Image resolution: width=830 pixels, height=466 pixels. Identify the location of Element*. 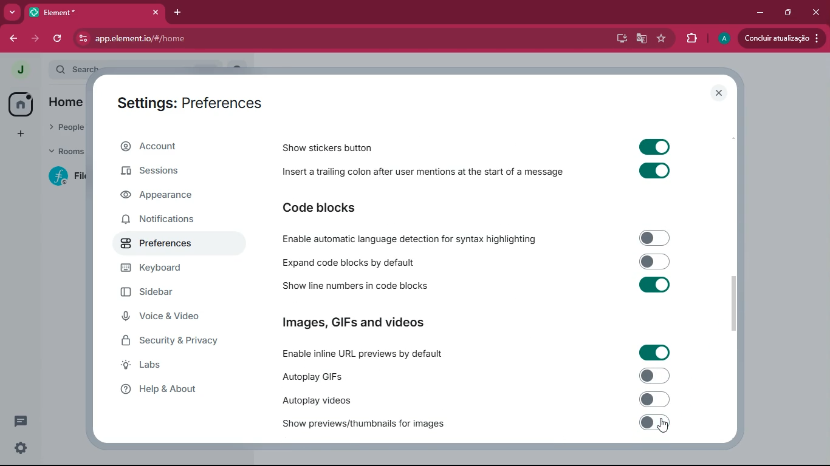
(77, 12).